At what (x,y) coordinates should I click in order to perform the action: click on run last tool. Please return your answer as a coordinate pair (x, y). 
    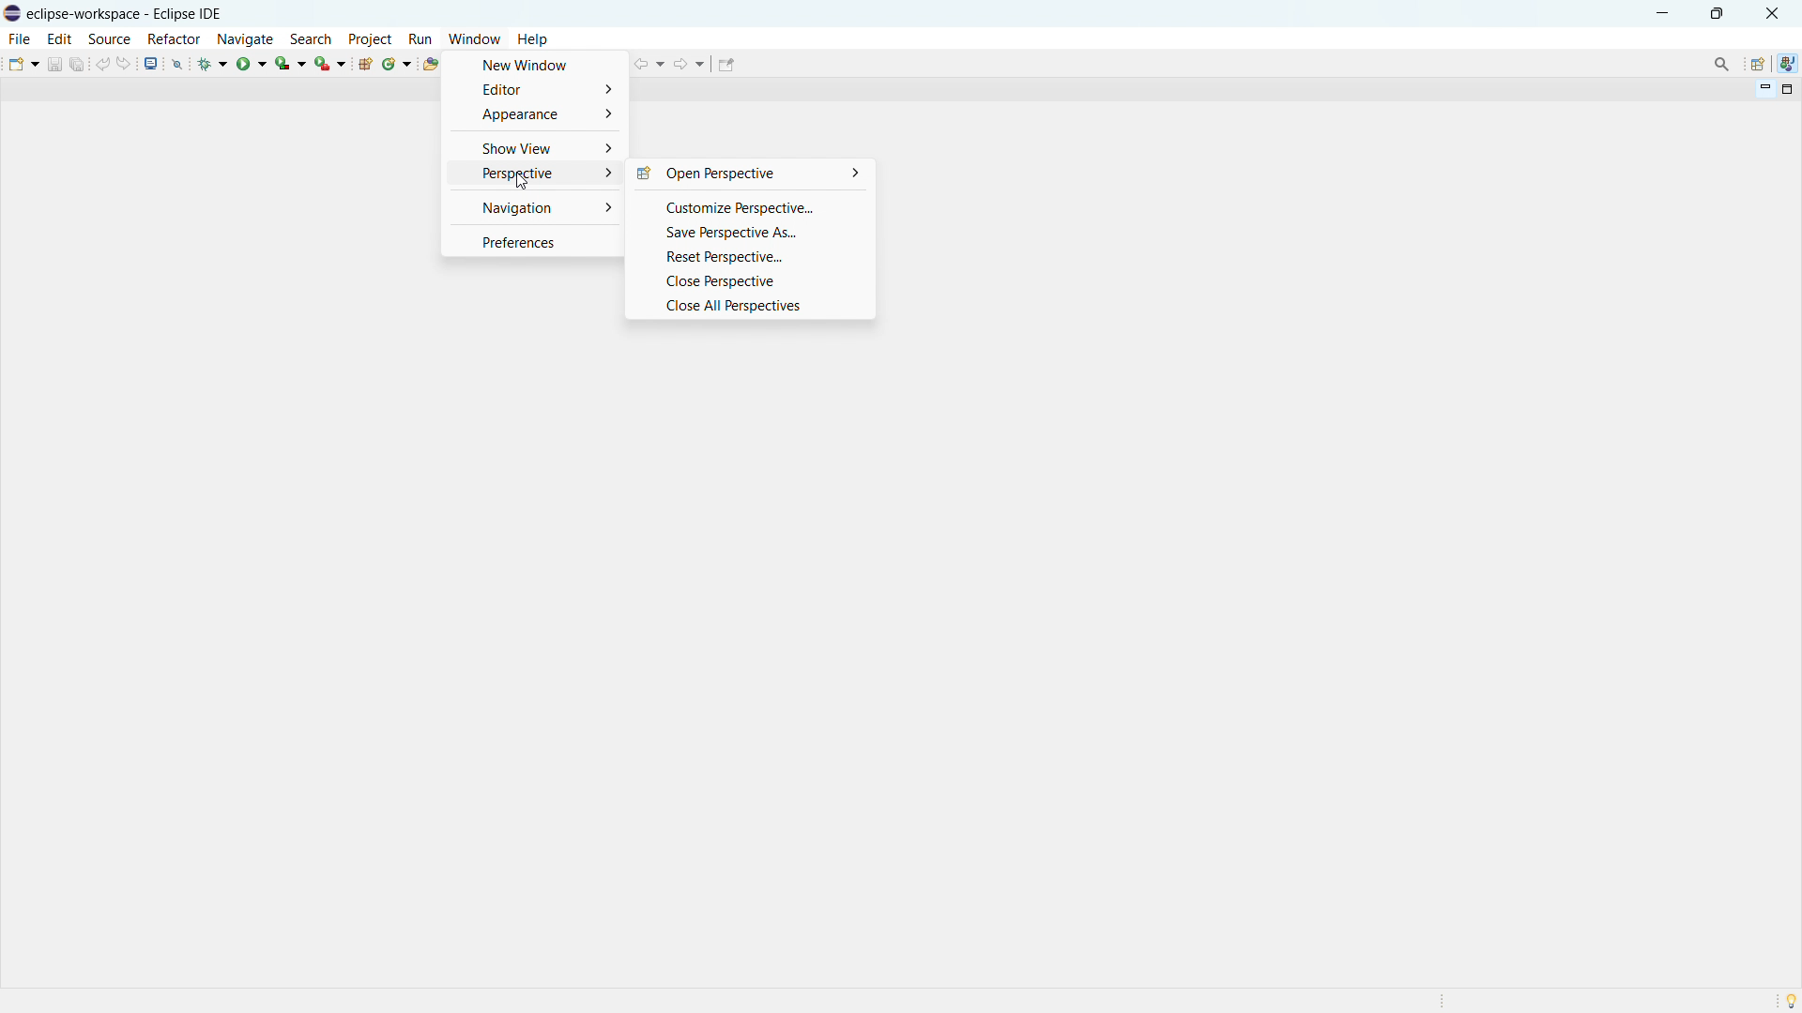
    Looking at the image, I should click on (331, 63).